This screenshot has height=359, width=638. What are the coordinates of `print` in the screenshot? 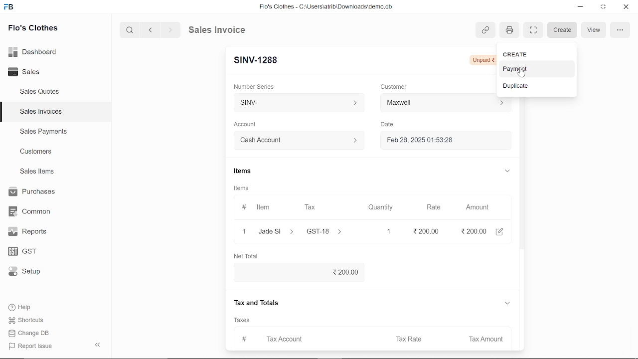 It's located at (508, 30).